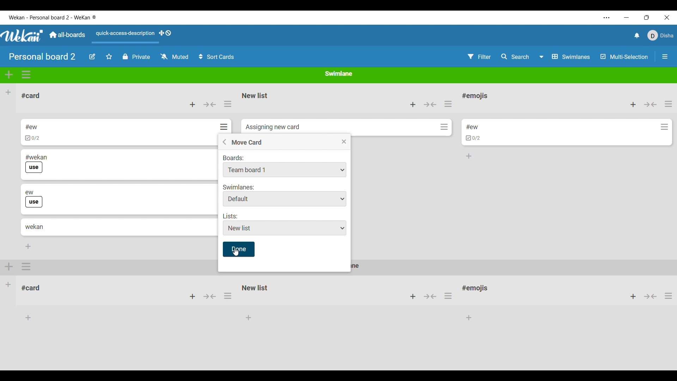  I want to click on Privacy options, so click(136, 57).